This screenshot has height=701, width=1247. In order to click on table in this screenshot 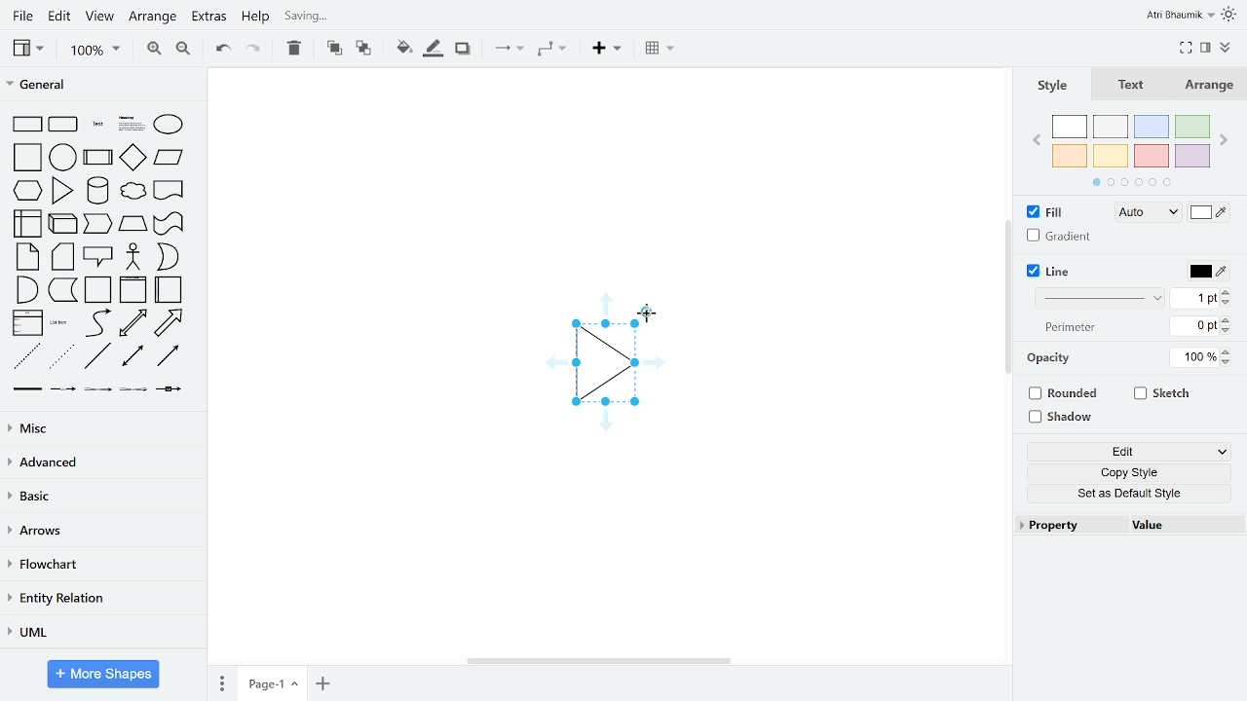, I will do `click(661, 50)`.